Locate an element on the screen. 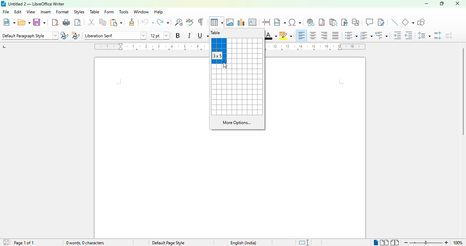  maximize is located at coordinates (442, 3).